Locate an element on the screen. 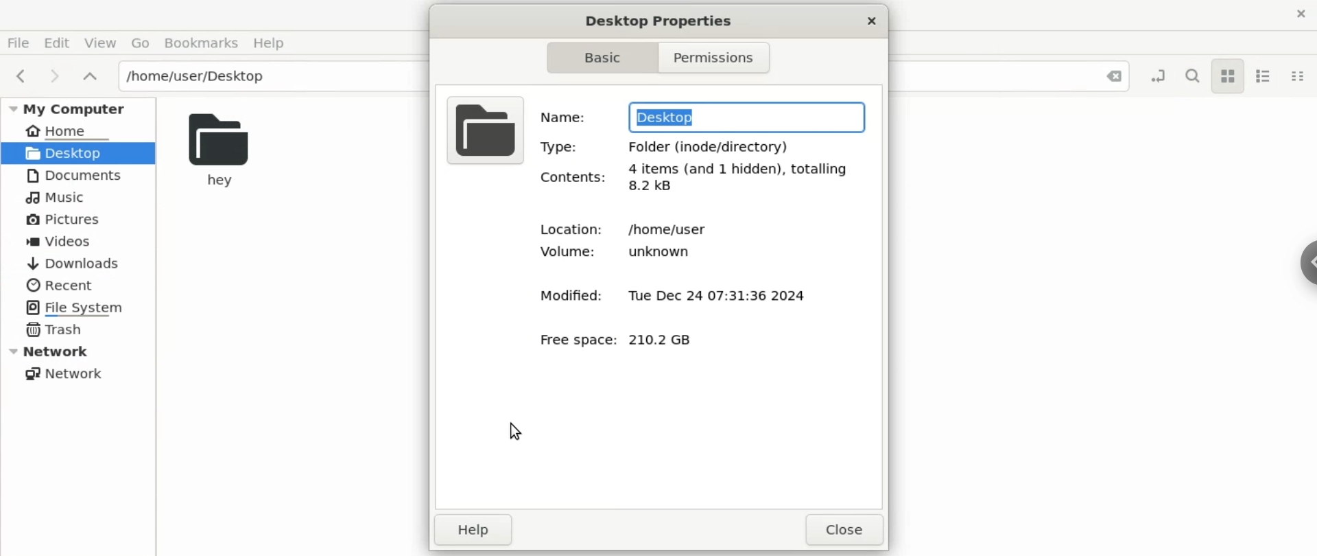 The image size is (1317, 556). network is located at coordinates (68, 374).